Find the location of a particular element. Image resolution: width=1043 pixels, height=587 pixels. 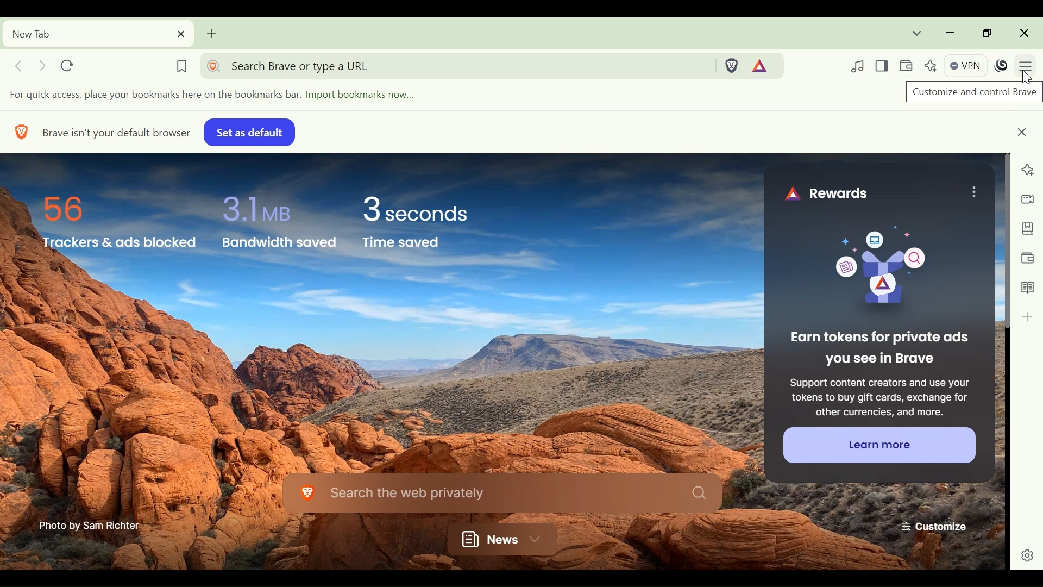

VPN is located at coordinates (964, 64).